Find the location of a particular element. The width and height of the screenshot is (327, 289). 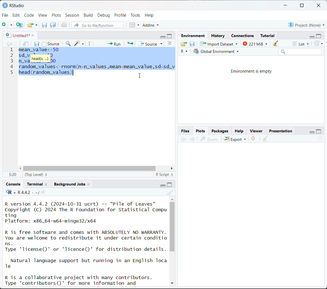

Terminal is located at coordinates (35, 183).